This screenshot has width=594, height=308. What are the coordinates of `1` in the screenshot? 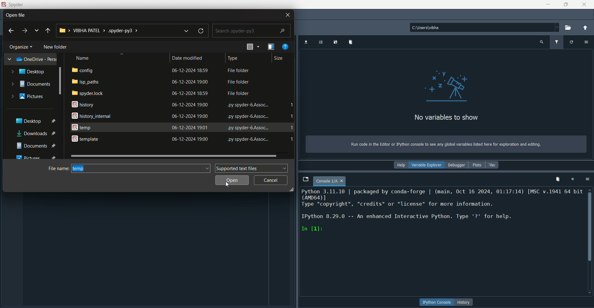 It's located at (291, 104).